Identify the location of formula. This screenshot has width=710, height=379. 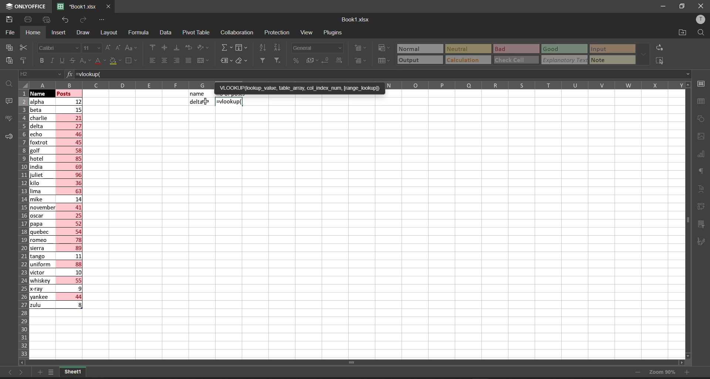
(140, 33).